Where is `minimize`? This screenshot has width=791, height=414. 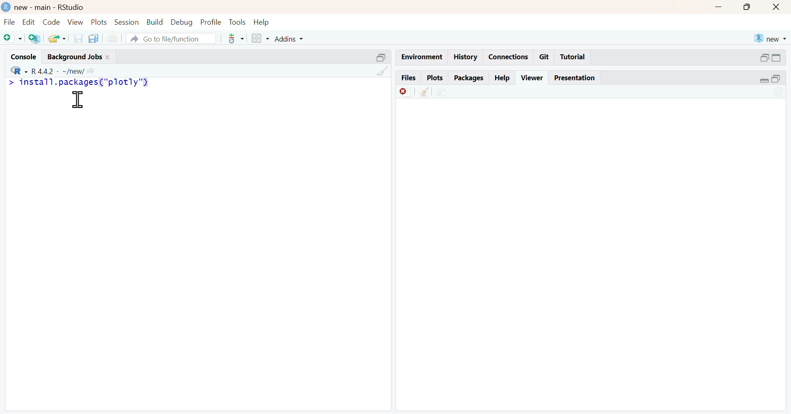
minimize is located at coordinates (763, 81).